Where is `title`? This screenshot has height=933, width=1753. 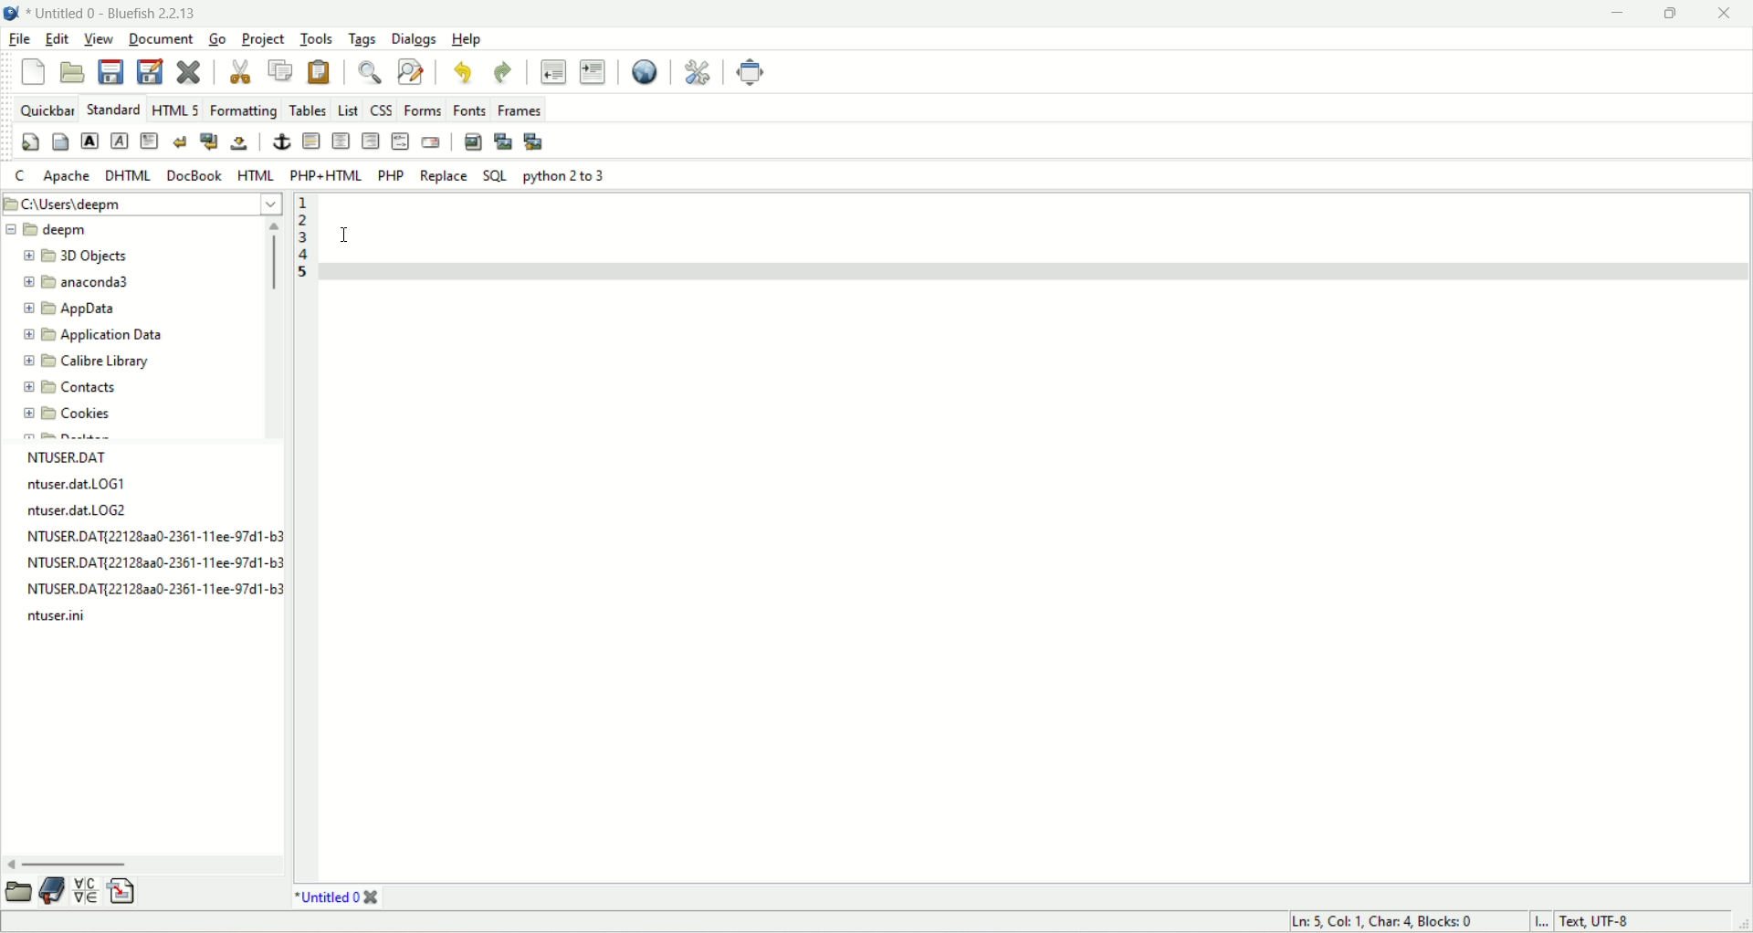
title is located at coordinates (333, 898).